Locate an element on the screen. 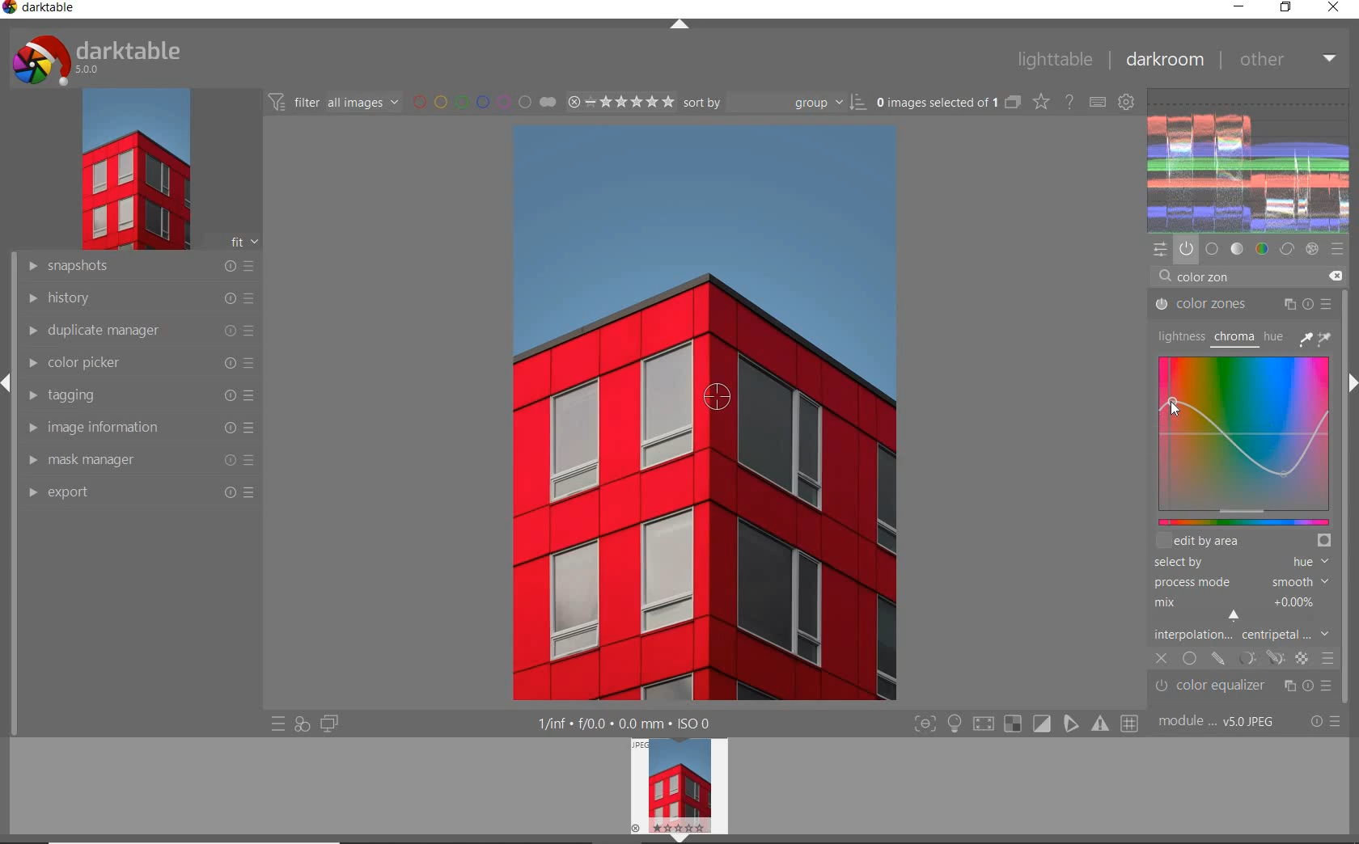 The image size is (1359, 844). MIX is located at coordinates (1239, 606).